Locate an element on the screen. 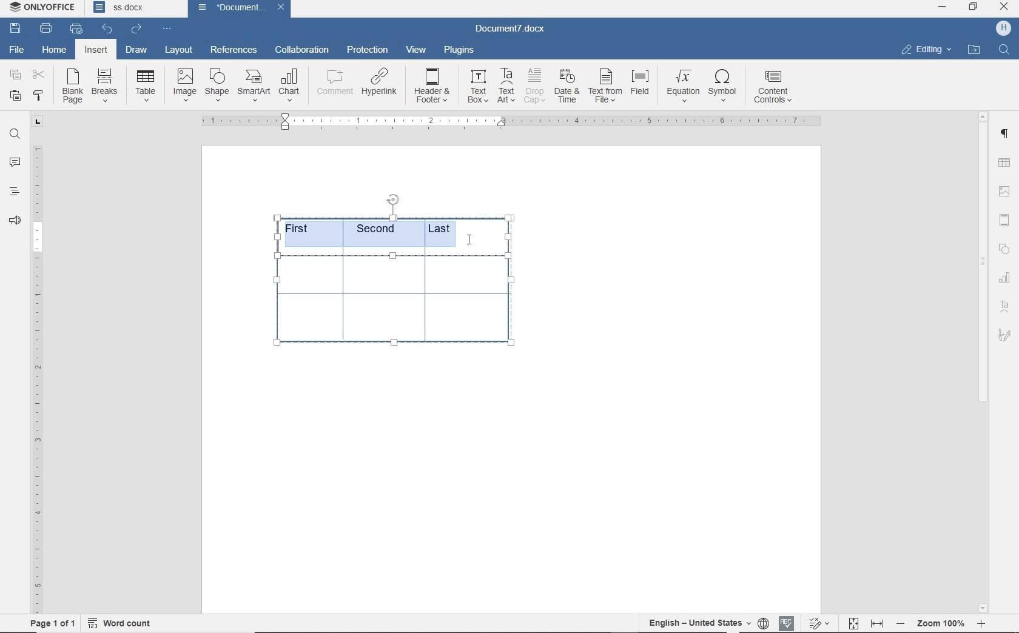 The height and width of the screenshot is (633, 1019). find is located at coordinates (15, 134).